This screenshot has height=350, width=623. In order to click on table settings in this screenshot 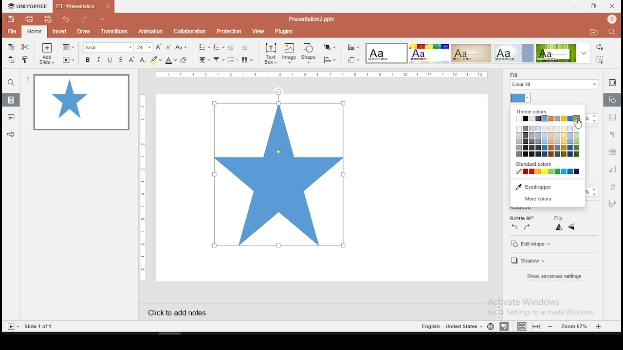, I will do `click(612, 152)`.